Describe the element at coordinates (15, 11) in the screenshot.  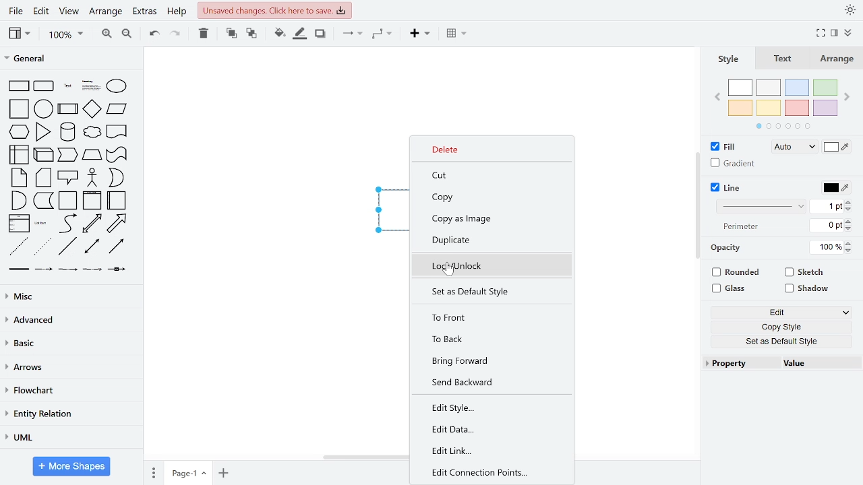
I see `file` at that location.